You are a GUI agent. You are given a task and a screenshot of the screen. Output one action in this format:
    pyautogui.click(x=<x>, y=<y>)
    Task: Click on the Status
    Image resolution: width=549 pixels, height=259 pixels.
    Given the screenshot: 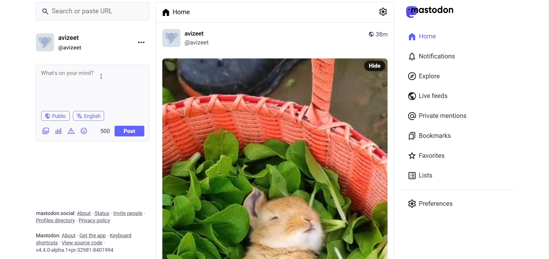 What is the action you would take?
    pyautogui.click(x=102, y=213)
    